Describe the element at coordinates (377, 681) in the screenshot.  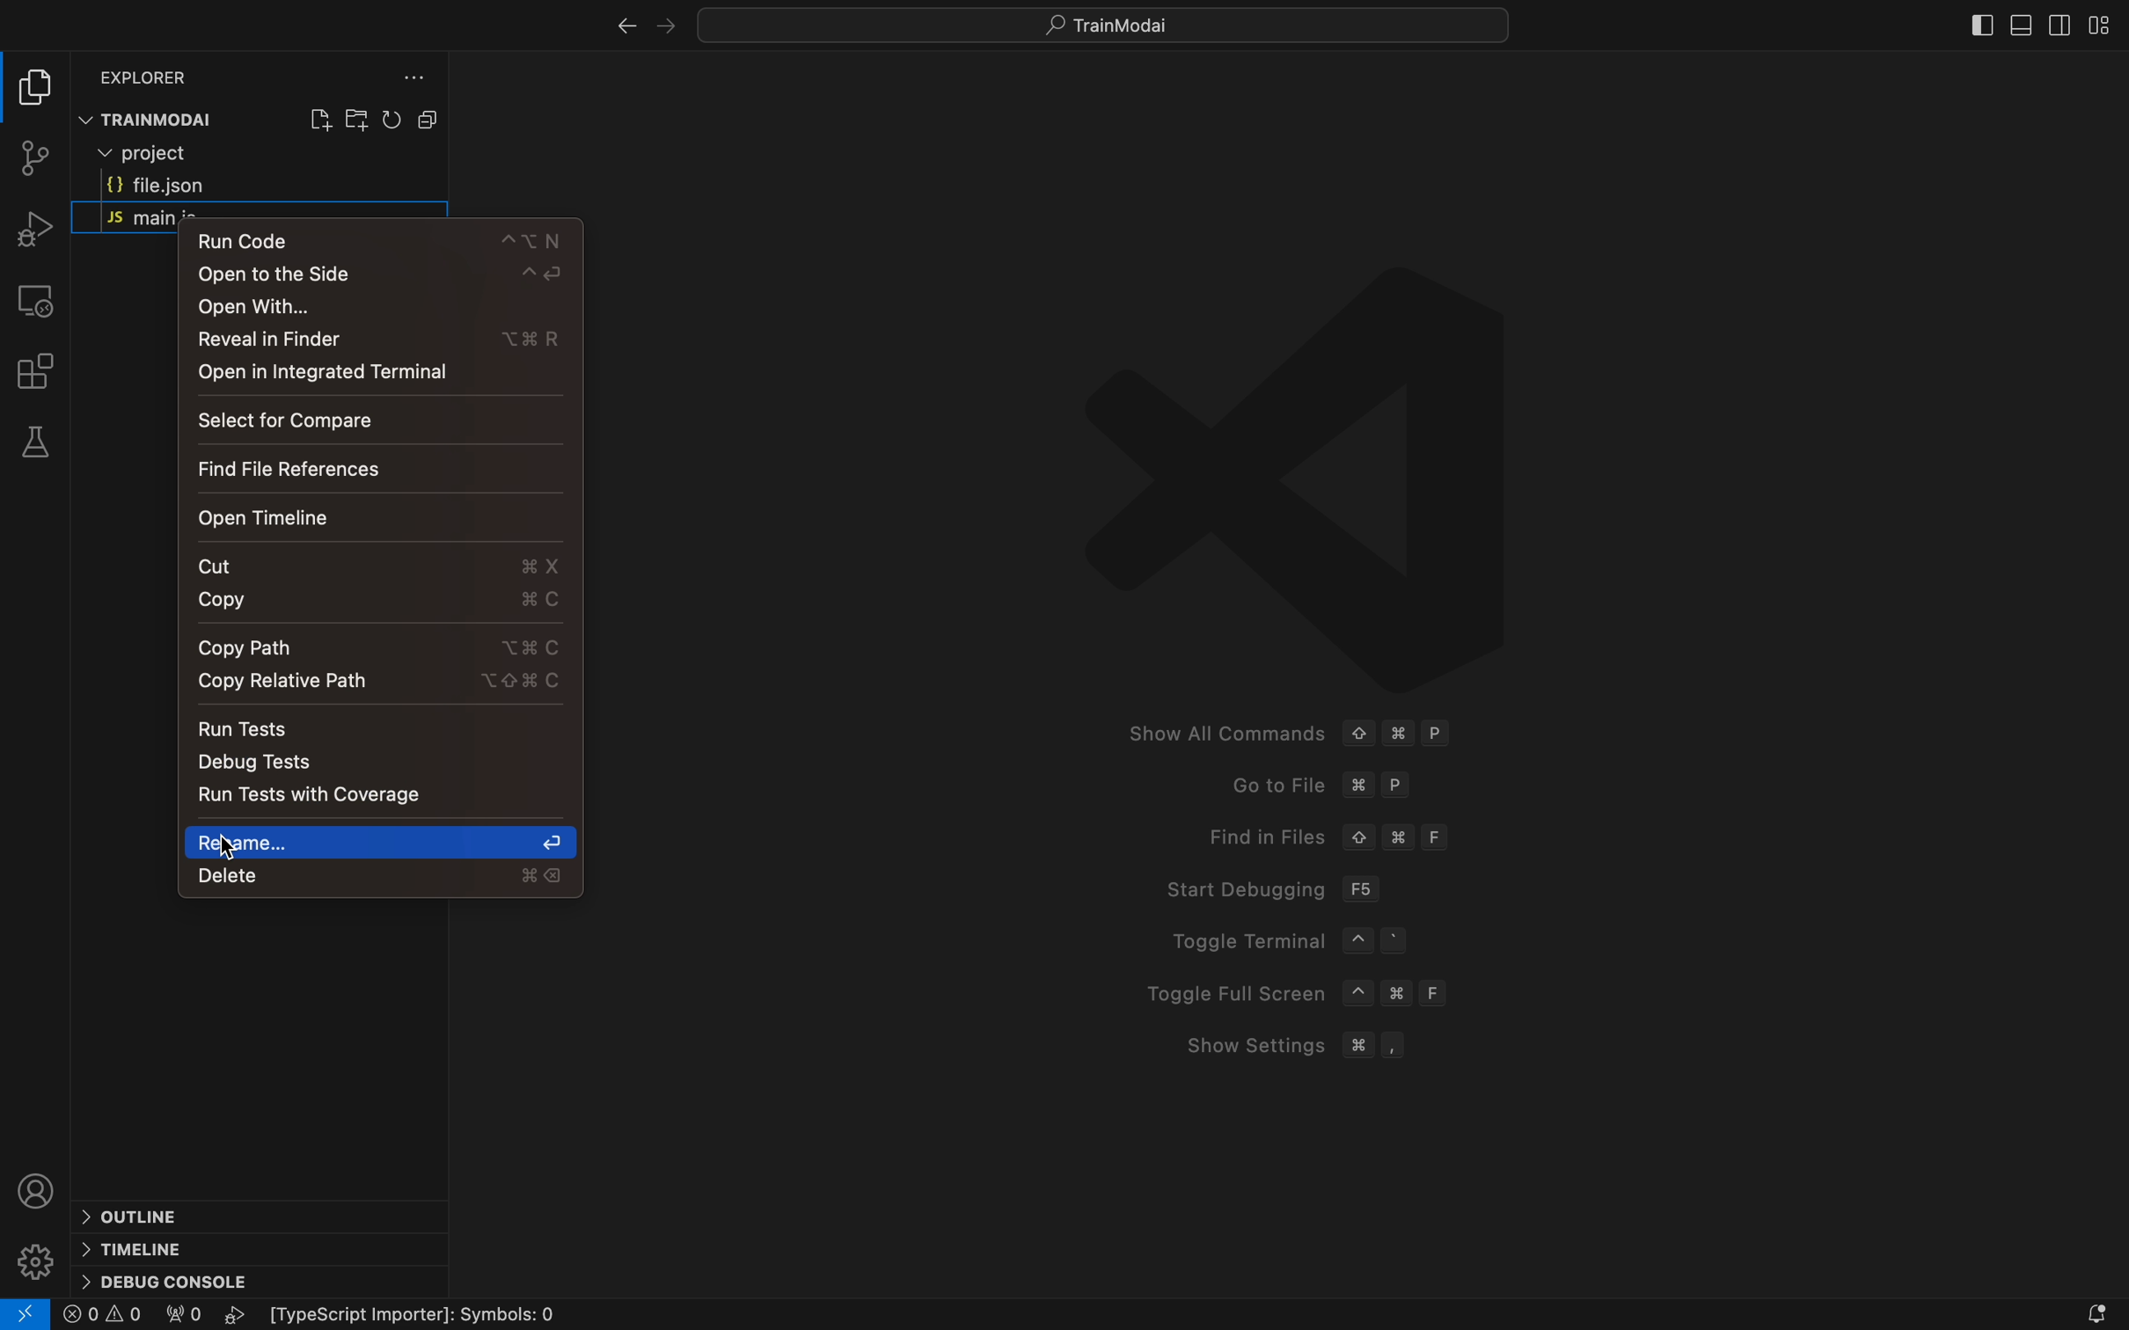
I see `copy relative path` at that location.